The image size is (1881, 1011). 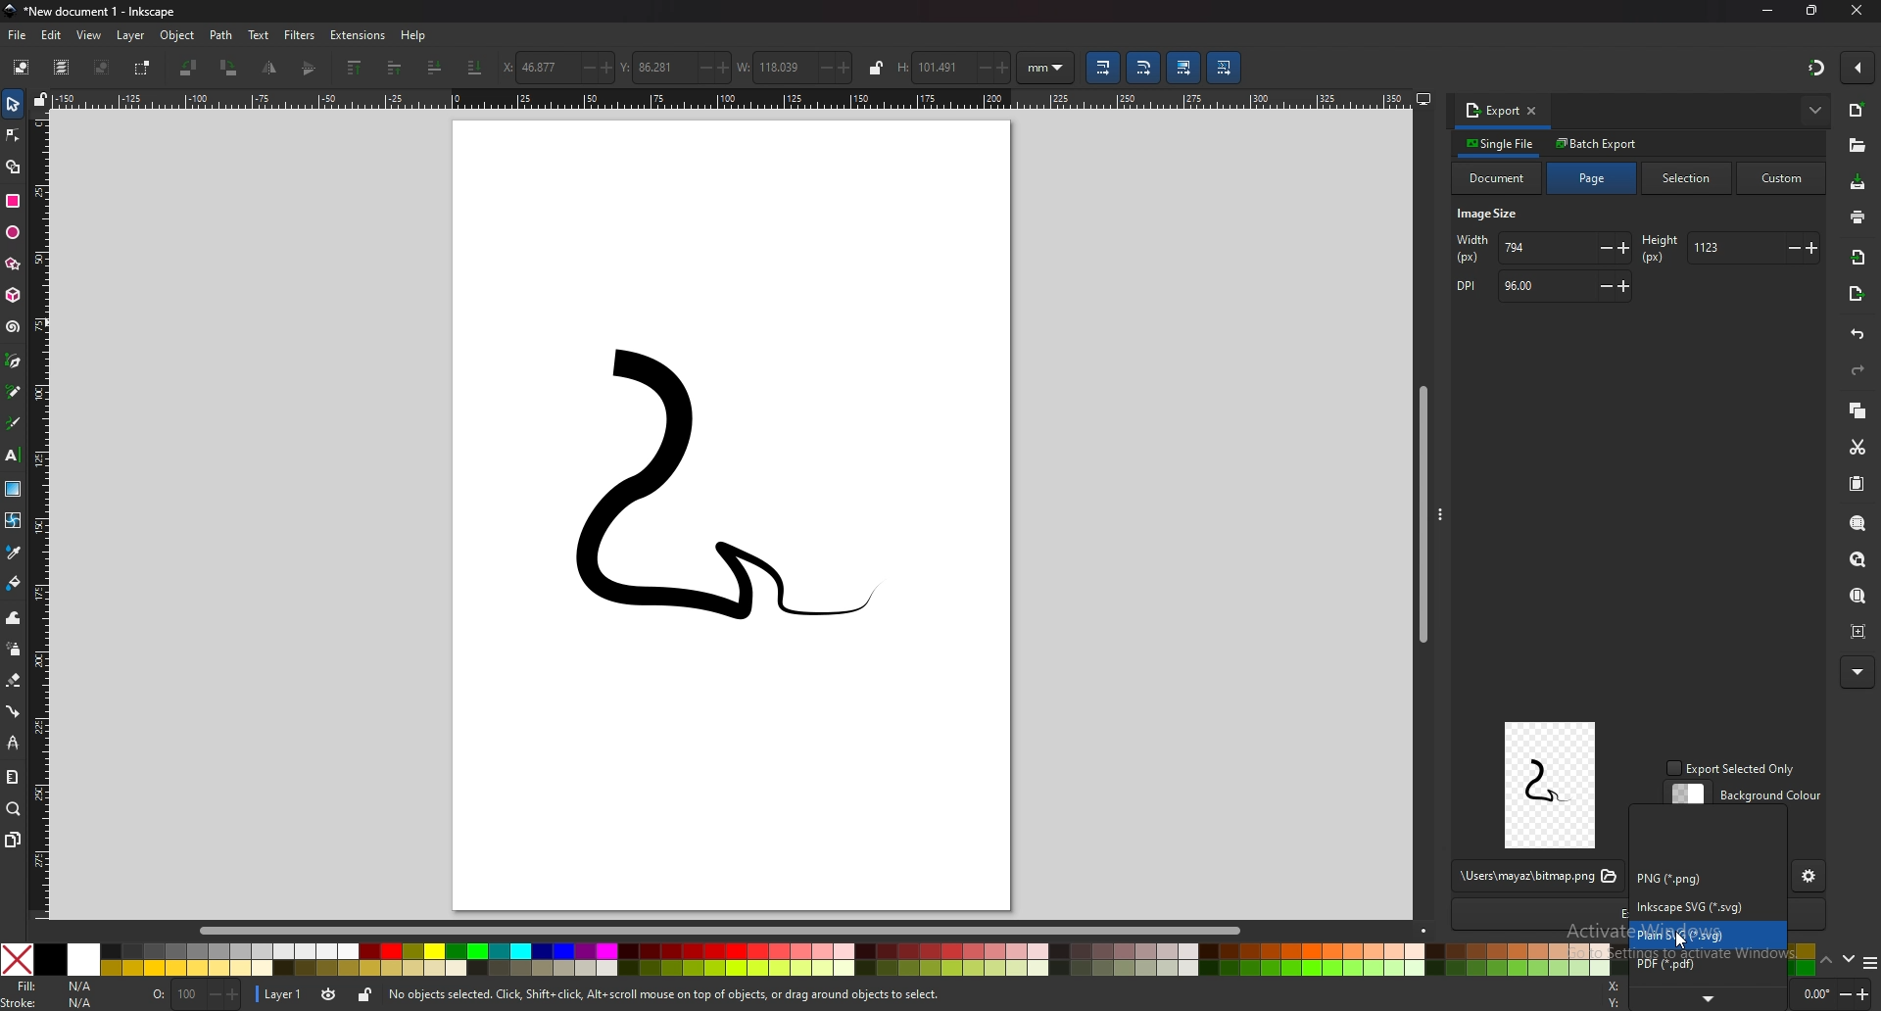 I want to click on rotate 90 degree ccw, so click(x=189, y=68).